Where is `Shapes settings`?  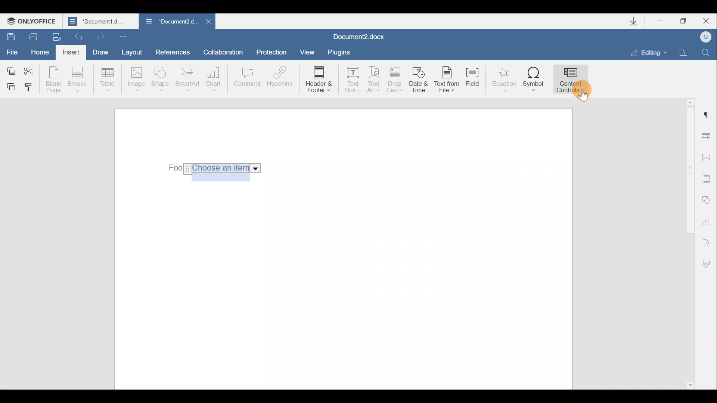 Shapes settings is located at coordinates (707, 199).